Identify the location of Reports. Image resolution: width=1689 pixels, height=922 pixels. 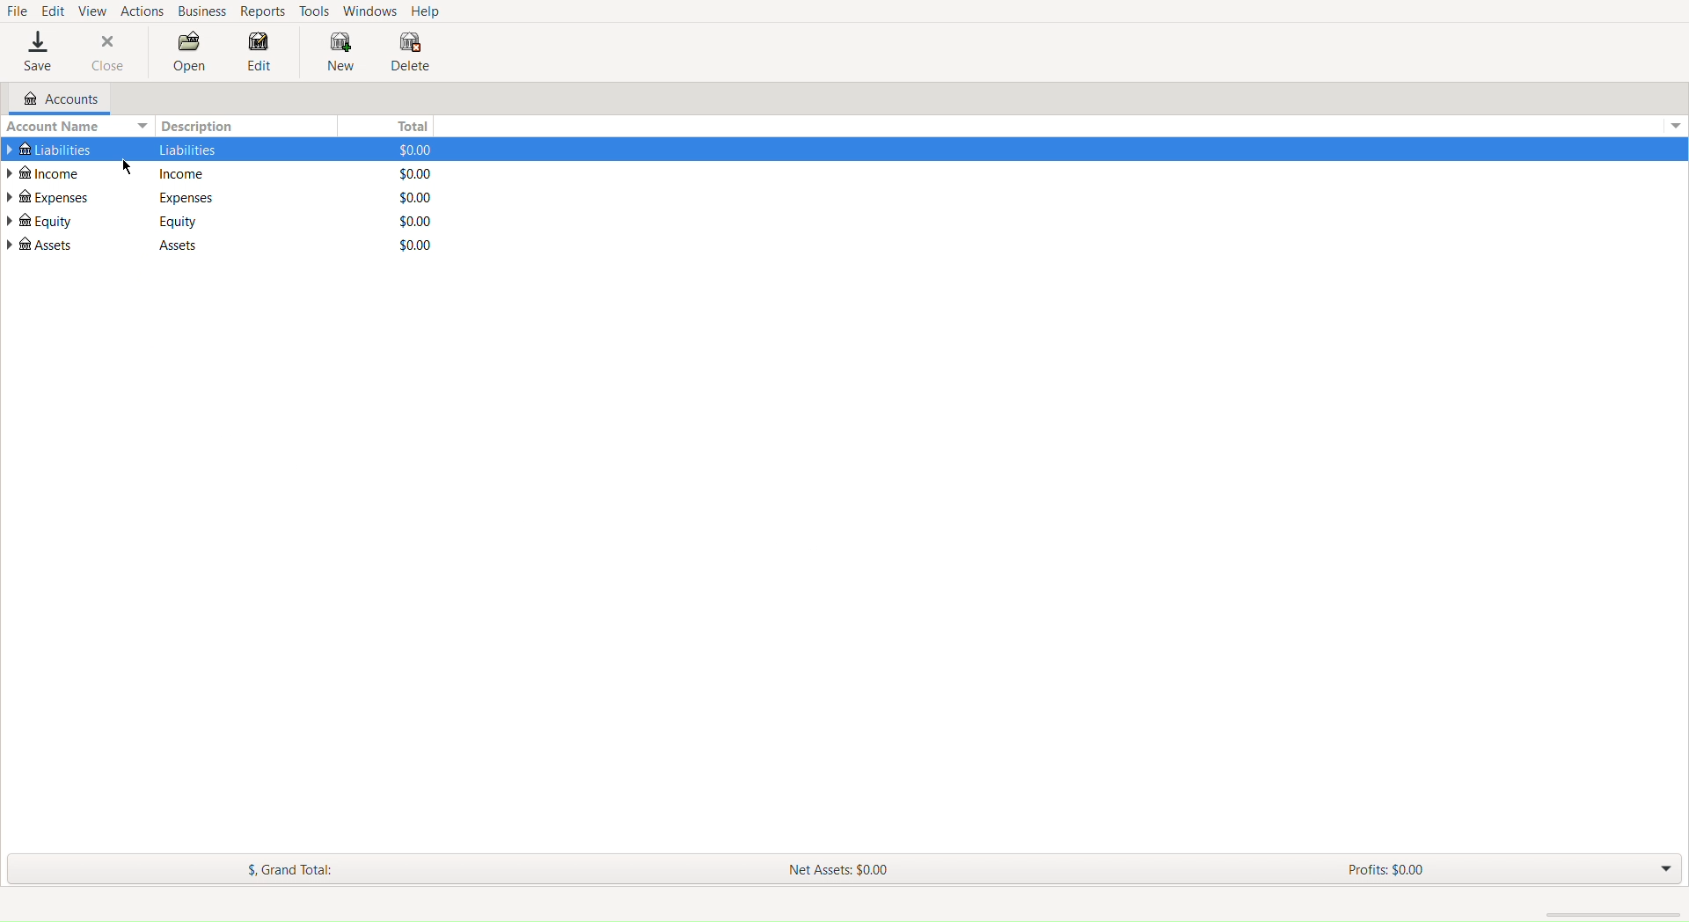
(262, 11).